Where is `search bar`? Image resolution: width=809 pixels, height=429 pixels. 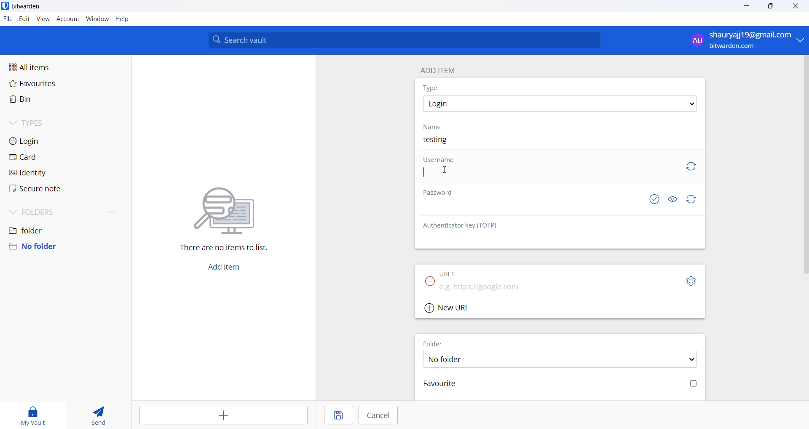 search bar is located at coordinates (404, 40).